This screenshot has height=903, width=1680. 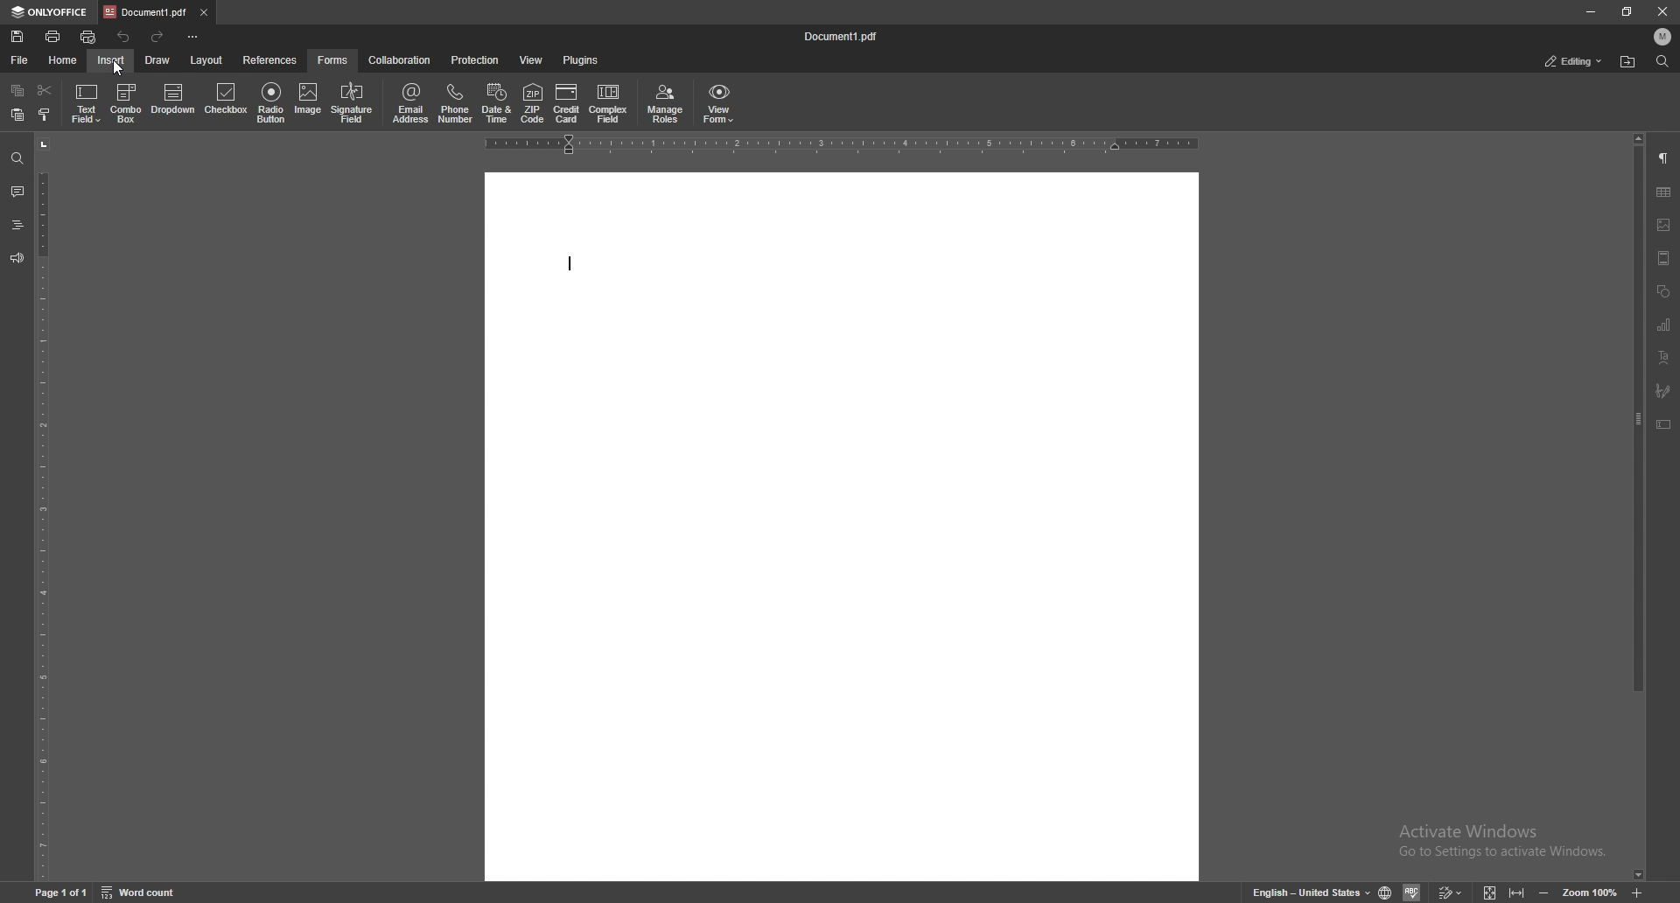 I want to click on comment, so click(x=17, y=192).